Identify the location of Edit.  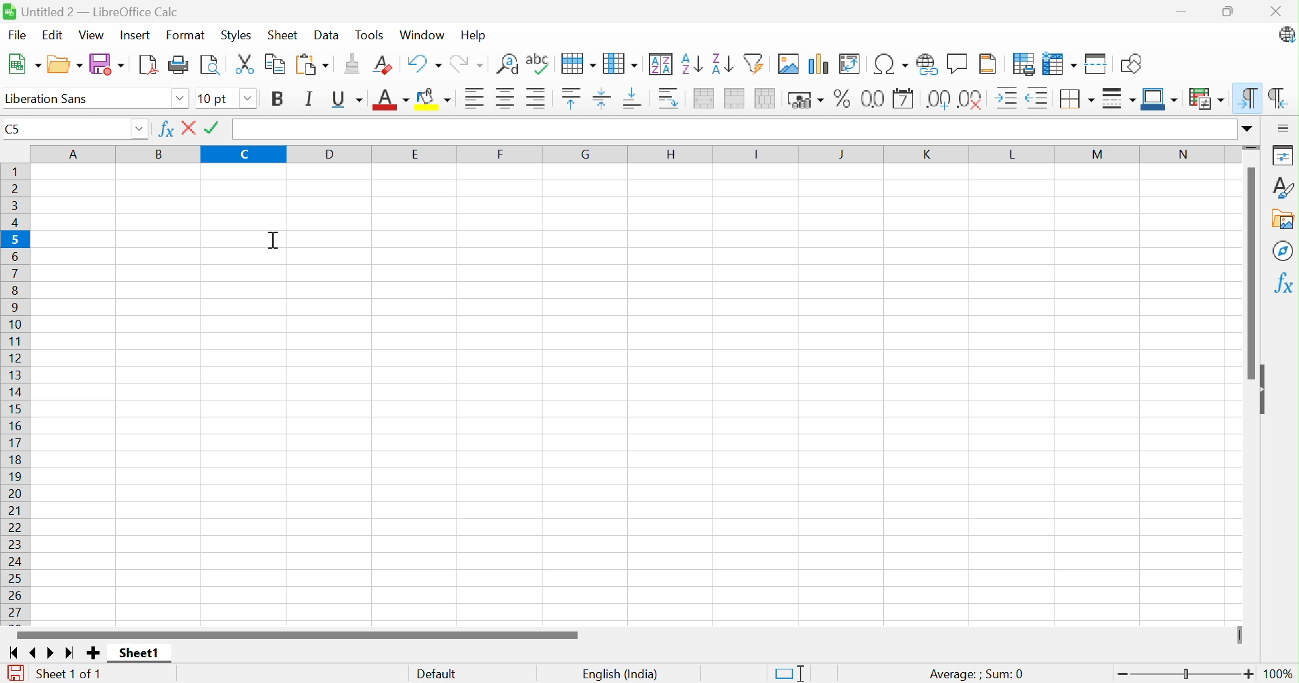
(54, 37).